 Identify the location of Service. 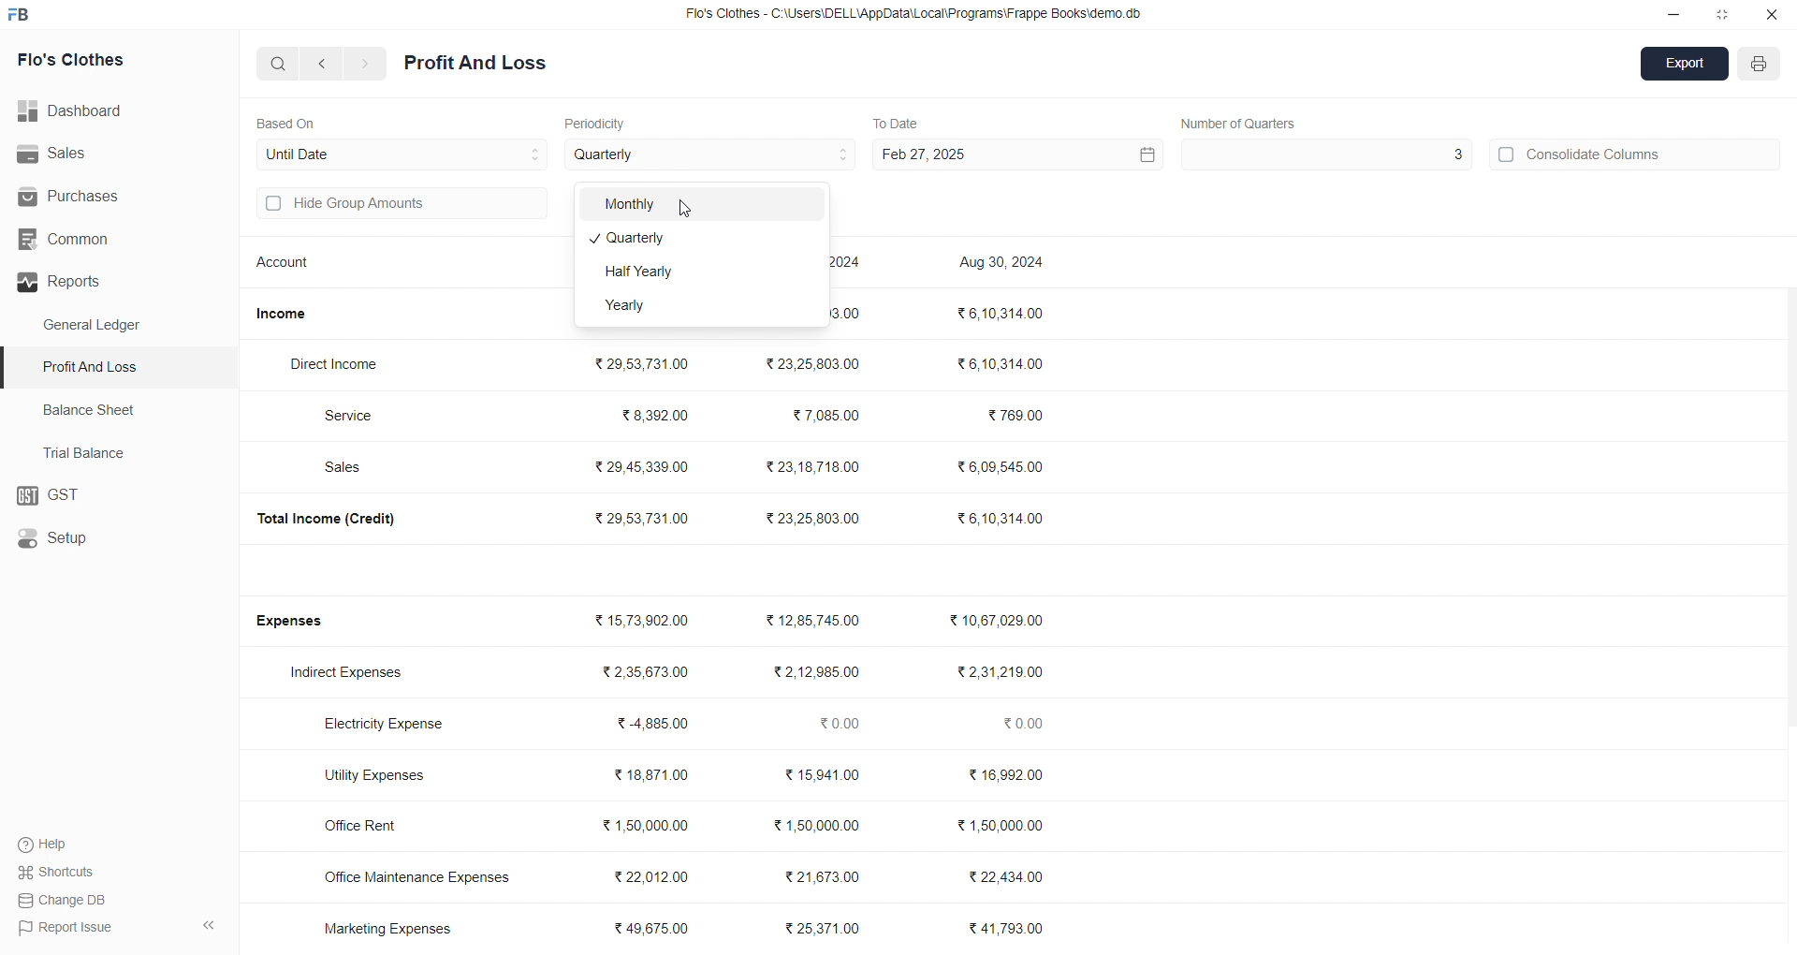
(358, 415).